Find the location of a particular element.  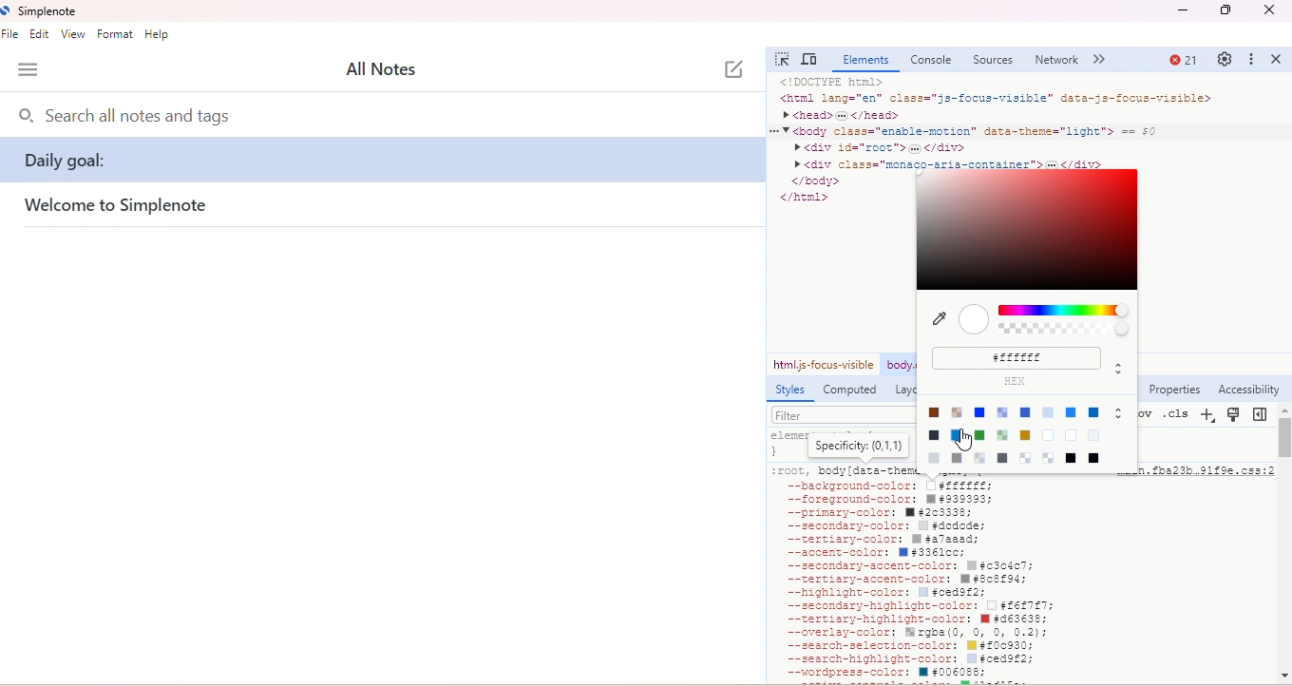

edit is located at coordinates (42, 35).